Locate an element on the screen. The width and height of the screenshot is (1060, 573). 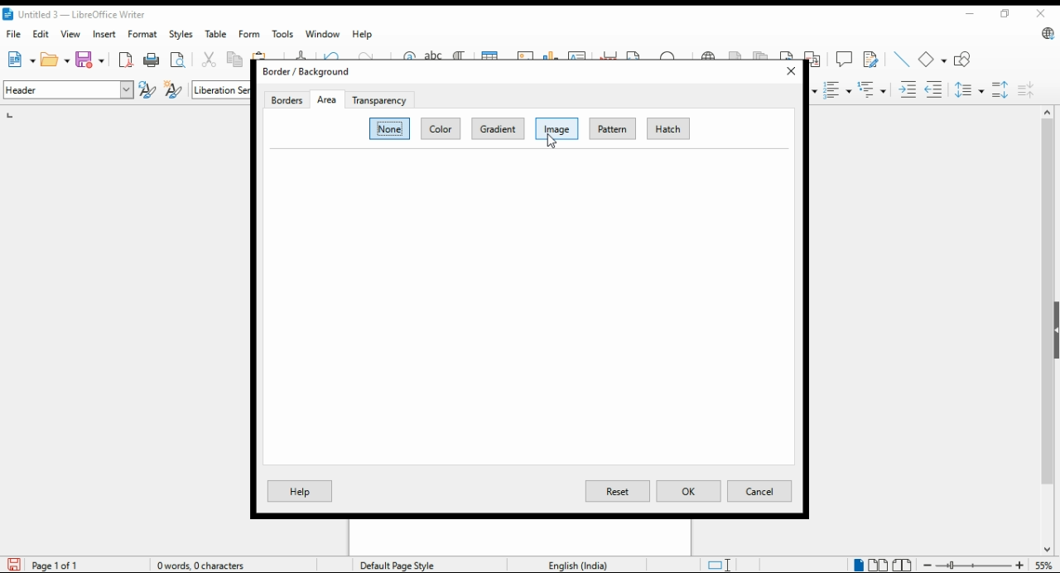
paste is located at coordinates (267, 55).